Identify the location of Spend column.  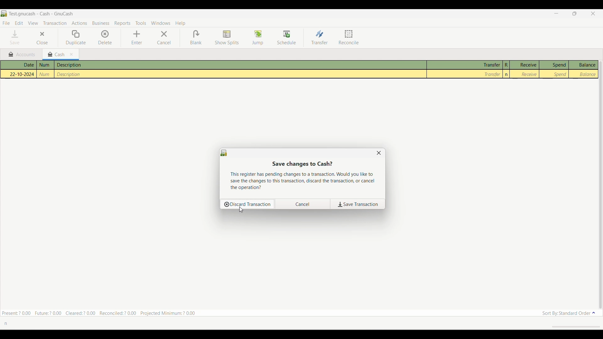
(554, 69).